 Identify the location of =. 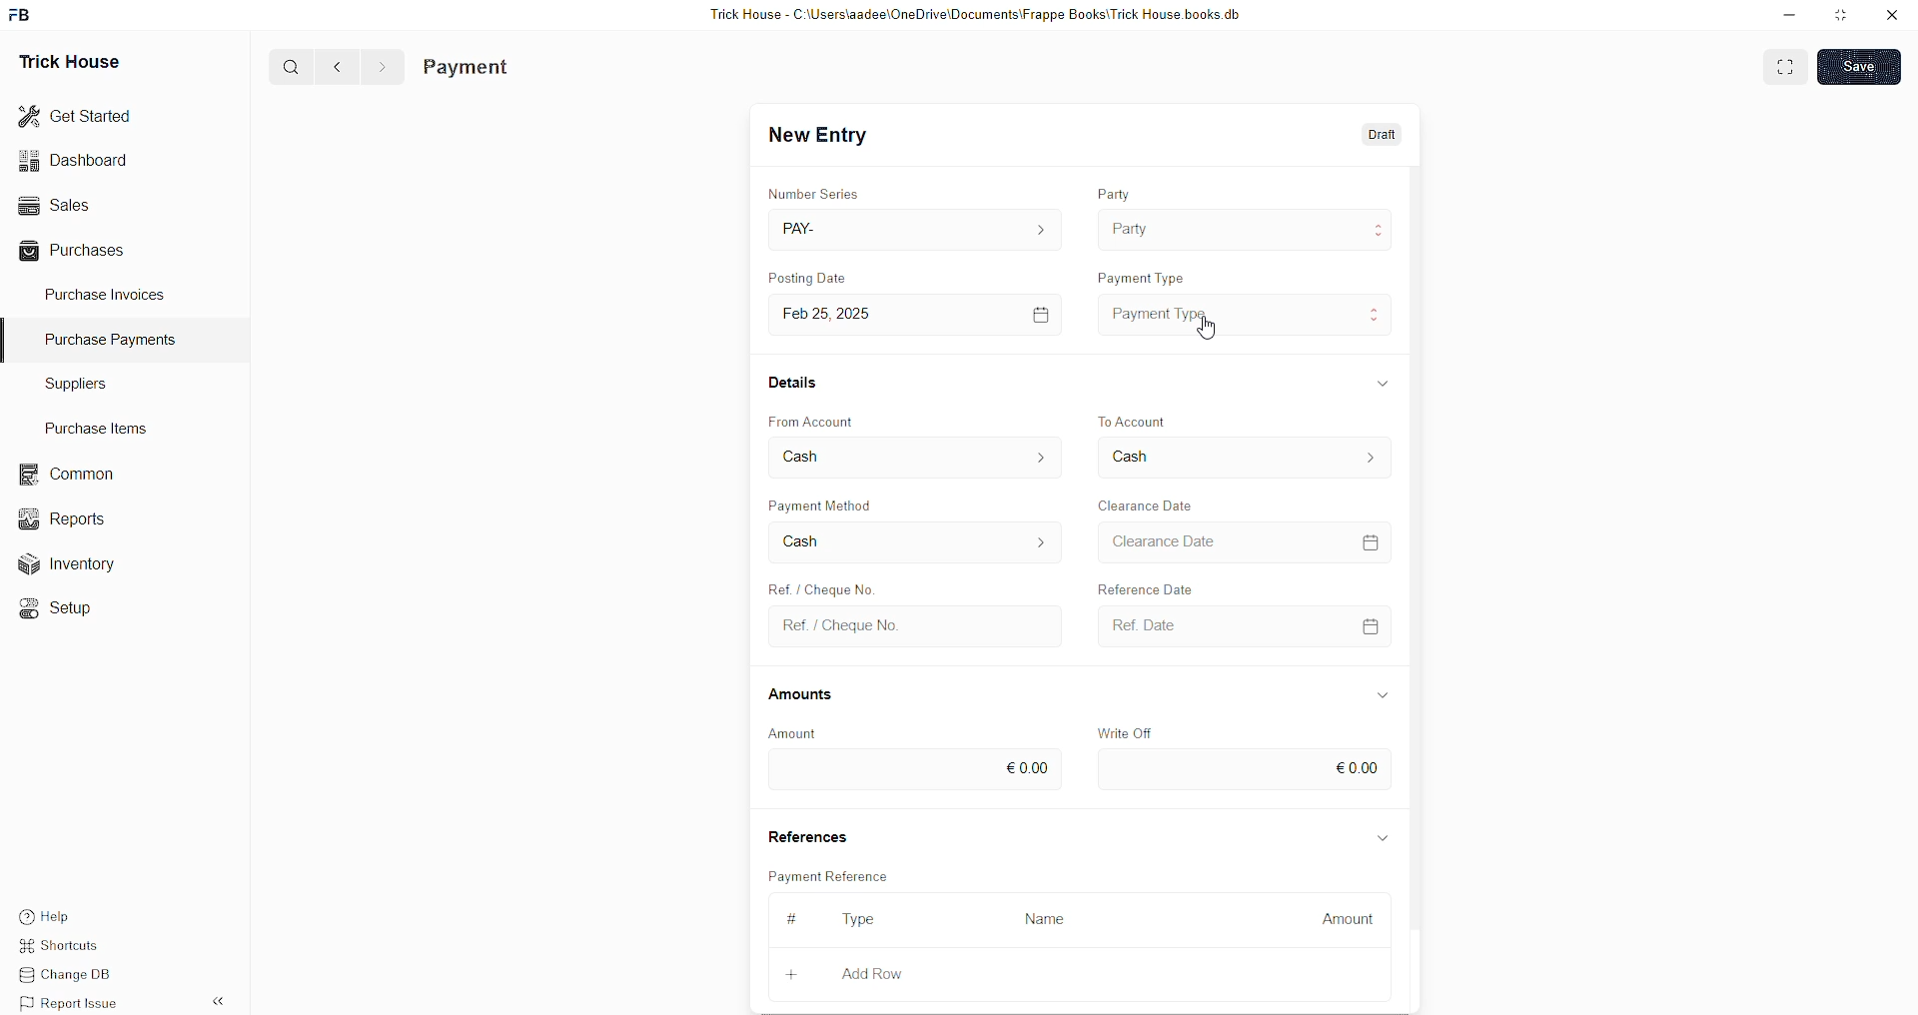
(1375, 539).